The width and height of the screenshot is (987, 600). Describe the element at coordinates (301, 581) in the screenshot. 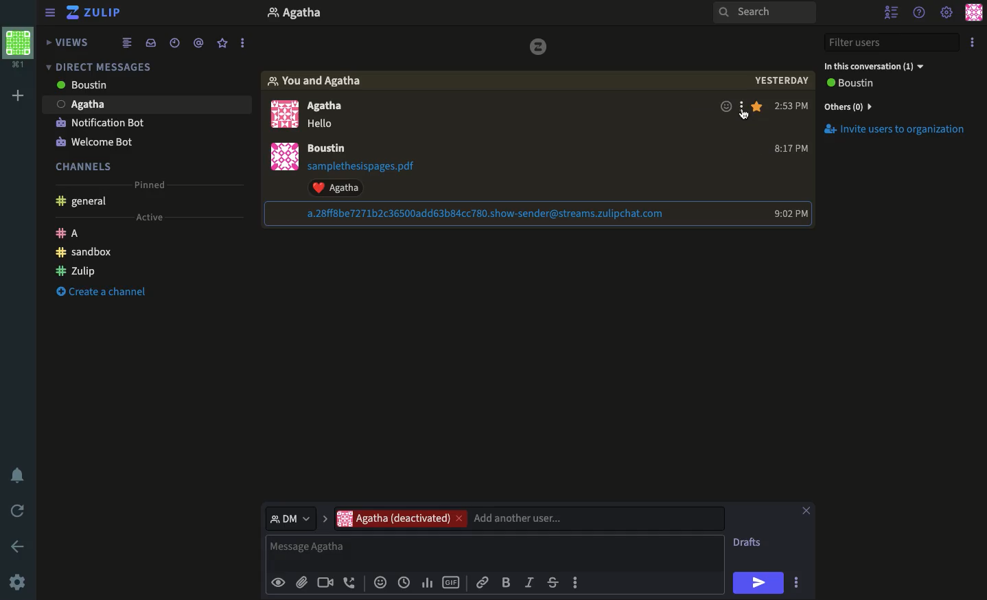

I see `File attachment` at that location.